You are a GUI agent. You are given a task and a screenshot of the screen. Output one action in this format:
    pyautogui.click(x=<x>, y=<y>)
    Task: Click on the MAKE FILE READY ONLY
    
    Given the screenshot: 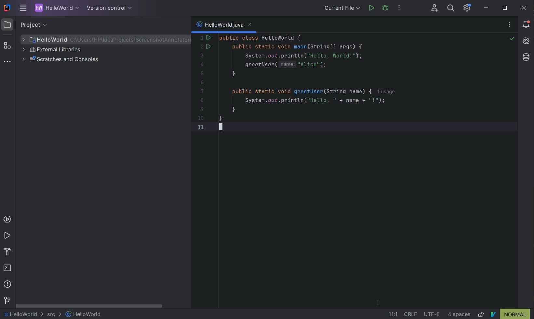 What is the action you would take?
    pyautogui.click(x=481, y=314)
    